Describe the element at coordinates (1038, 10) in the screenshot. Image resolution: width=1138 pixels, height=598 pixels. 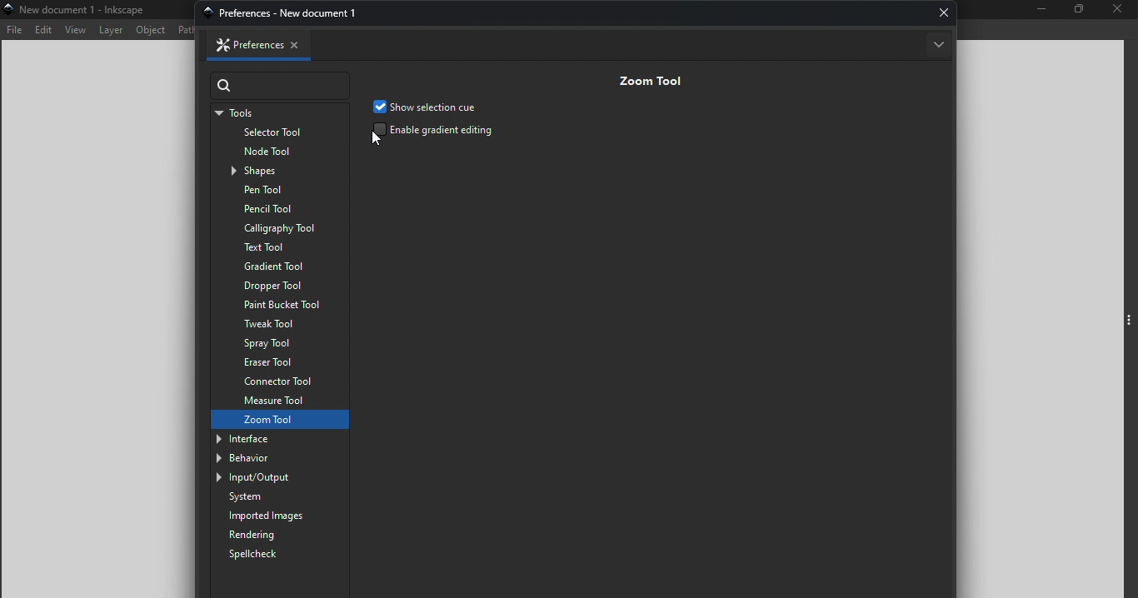
I see `Minimize` at that location.